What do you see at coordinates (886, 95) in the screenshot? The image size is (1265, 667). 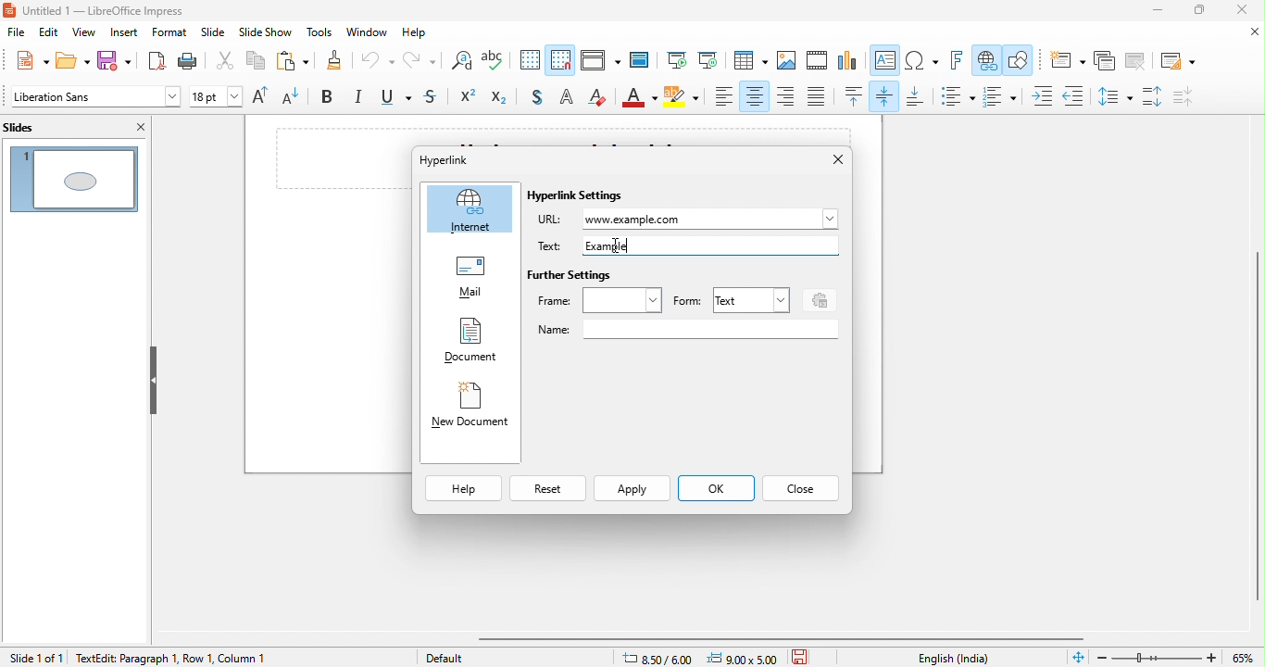 I see `align vertically` at bounding box center [886, 95].